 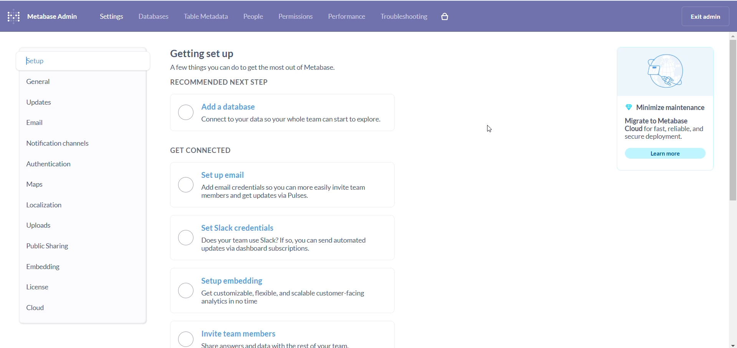 What do you see at coordinates (292, 339) in the screenshot?
I see `Invite team members Share answers and data with the rest of your team` at bounding box center [292, 339].